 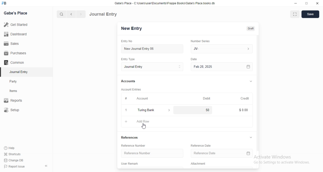 I want to click on ‘Account Entries., so click(x=133, y=89).